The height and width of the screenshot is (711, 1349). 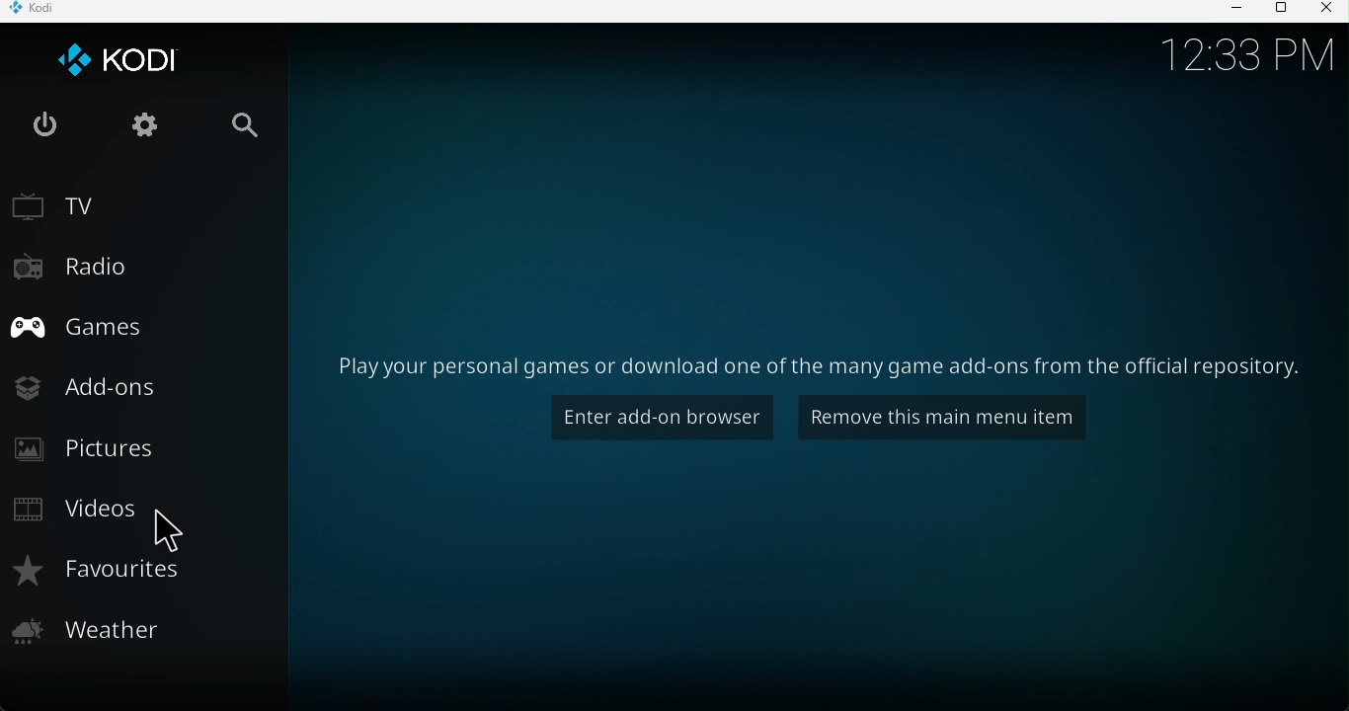 What do you see at coordinates (808, 364) in the screenshot?
I see `Play your games from  personal reopsitory ` at bounding box center [808, 364].